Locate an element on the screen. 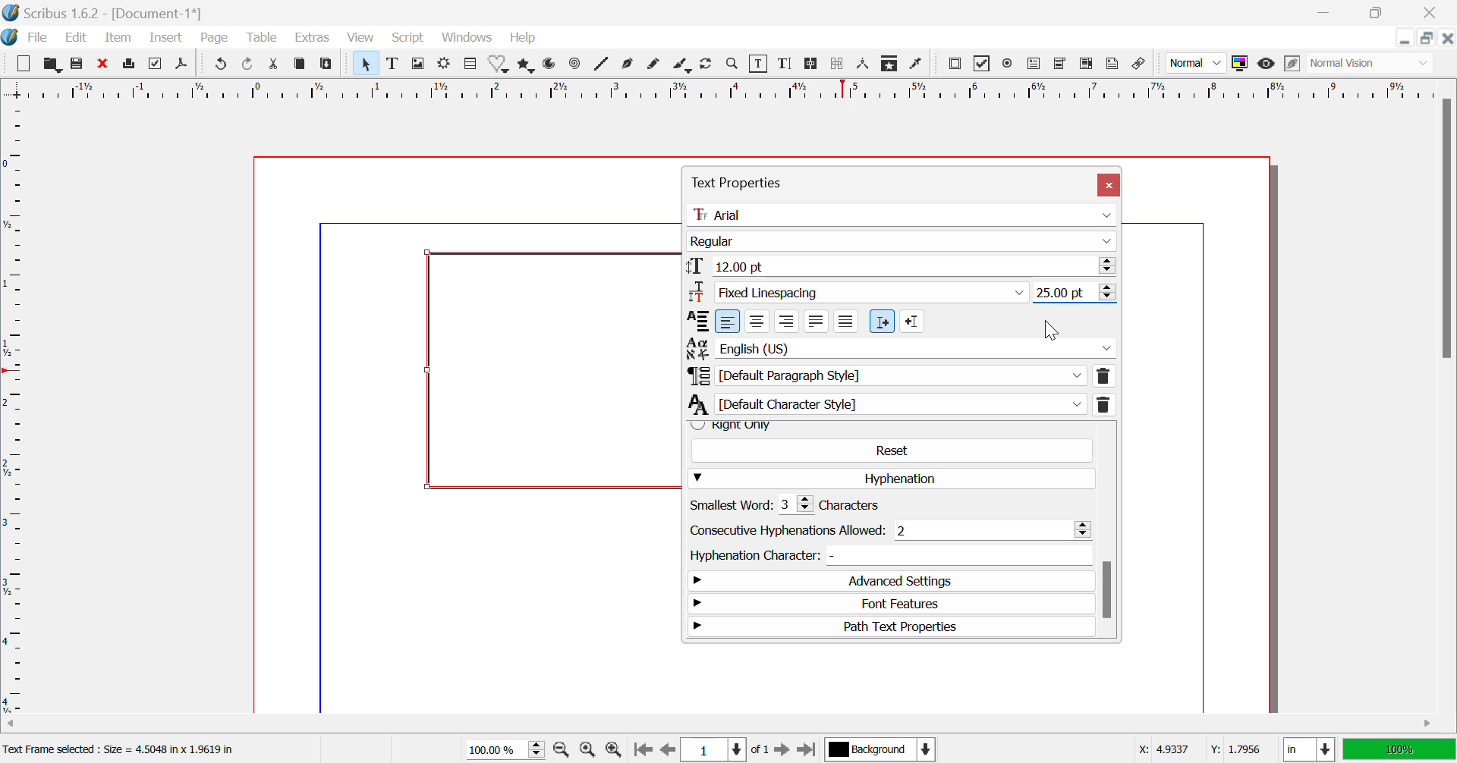 Image resolution: width=1457 pixels, height=763 pixels. Page 1 of 1 is located at coordinates (725, 749).